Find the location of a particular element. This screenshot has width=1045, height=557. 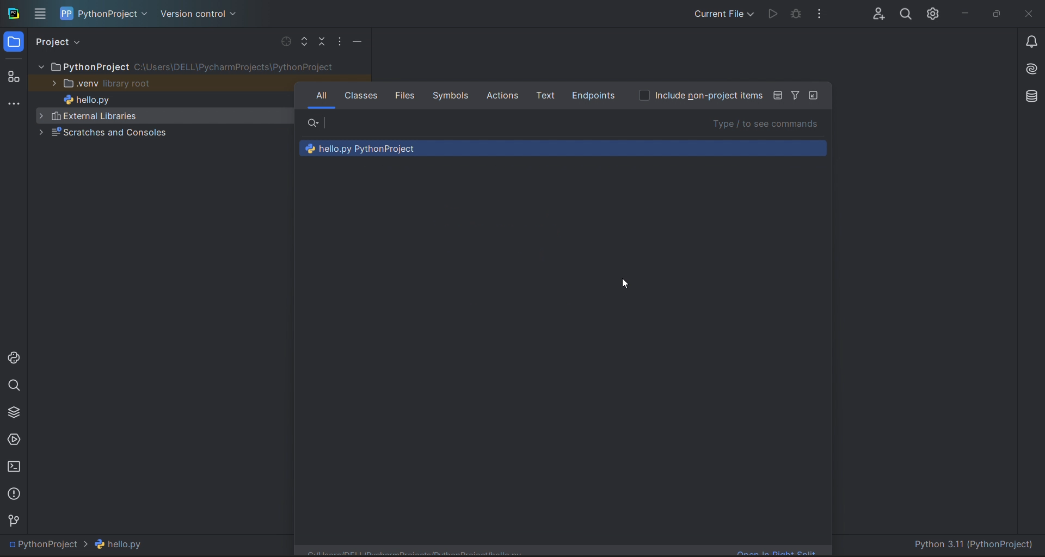

icon is located at coordinates (814, 95).